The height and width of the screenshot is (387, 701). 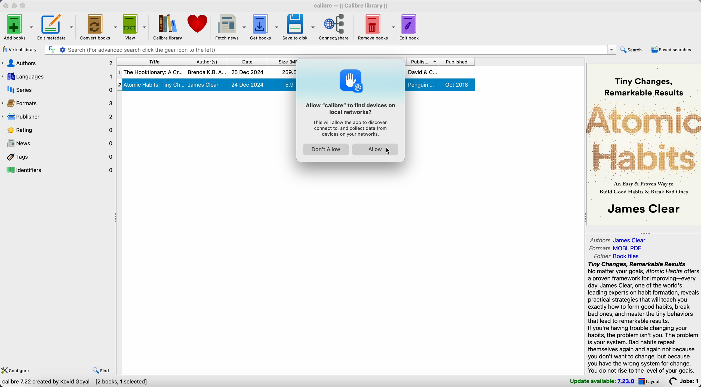 What do you see at coordinates (299, 28) in the screenshot?
I see `save to disk` at bounding box center [299, 28].